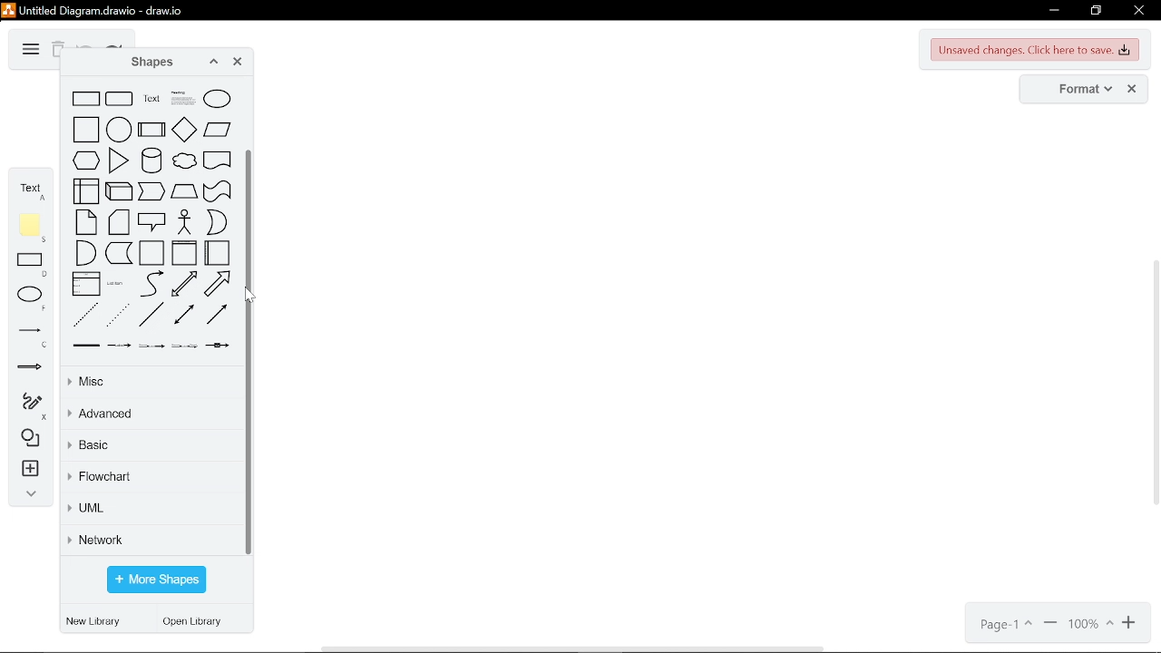  What do you see at coordinates (184, 346) in the screenshot?
I see `connector with 3 labels` at bounding box center [184, 346].